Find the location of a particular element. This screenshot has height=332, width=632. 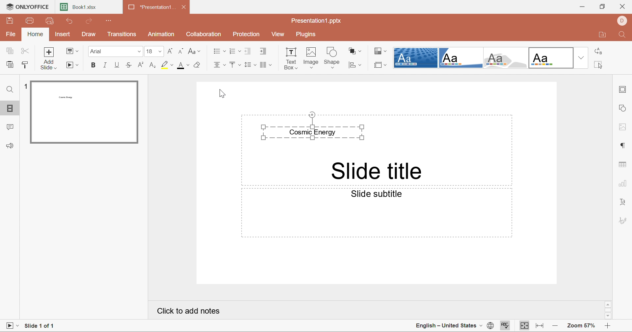

Increase Indent is located at coordinates (264, 51).